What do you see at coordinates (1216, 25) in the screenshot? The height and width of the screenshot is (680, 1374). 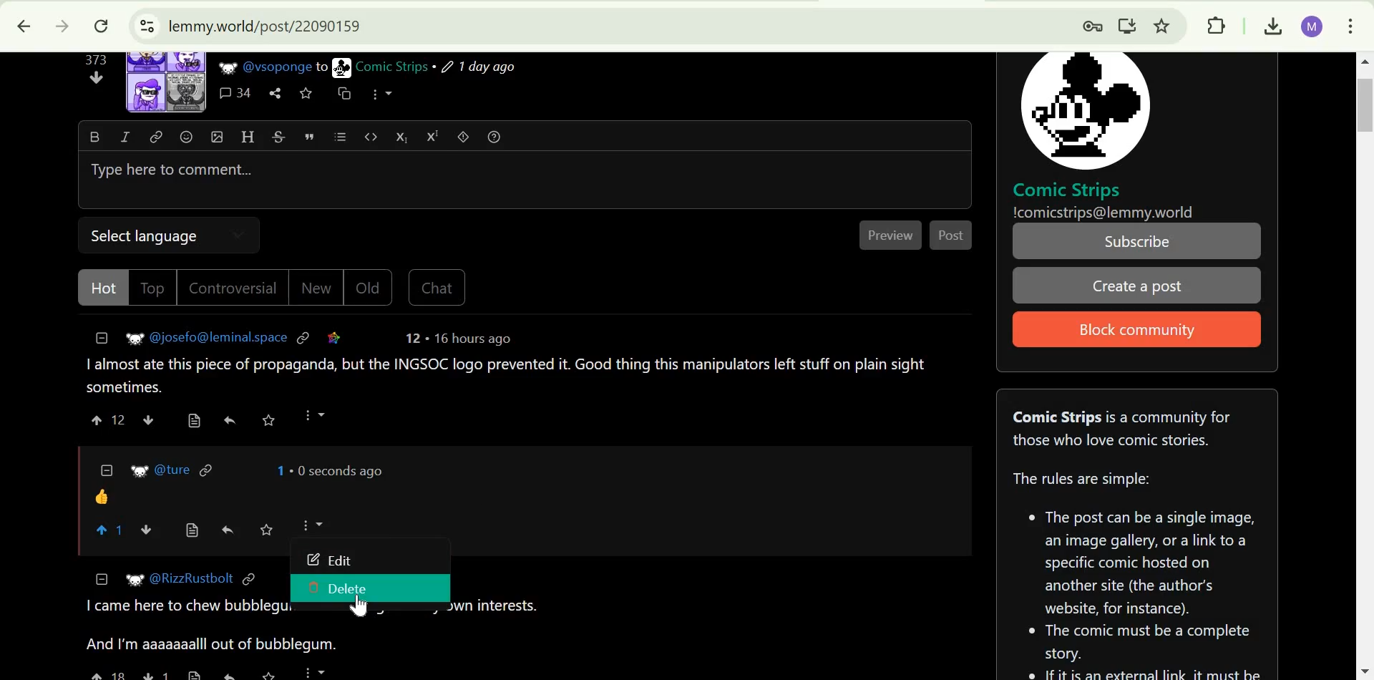 I see `Extensions` at bounding box center [1216, 25].